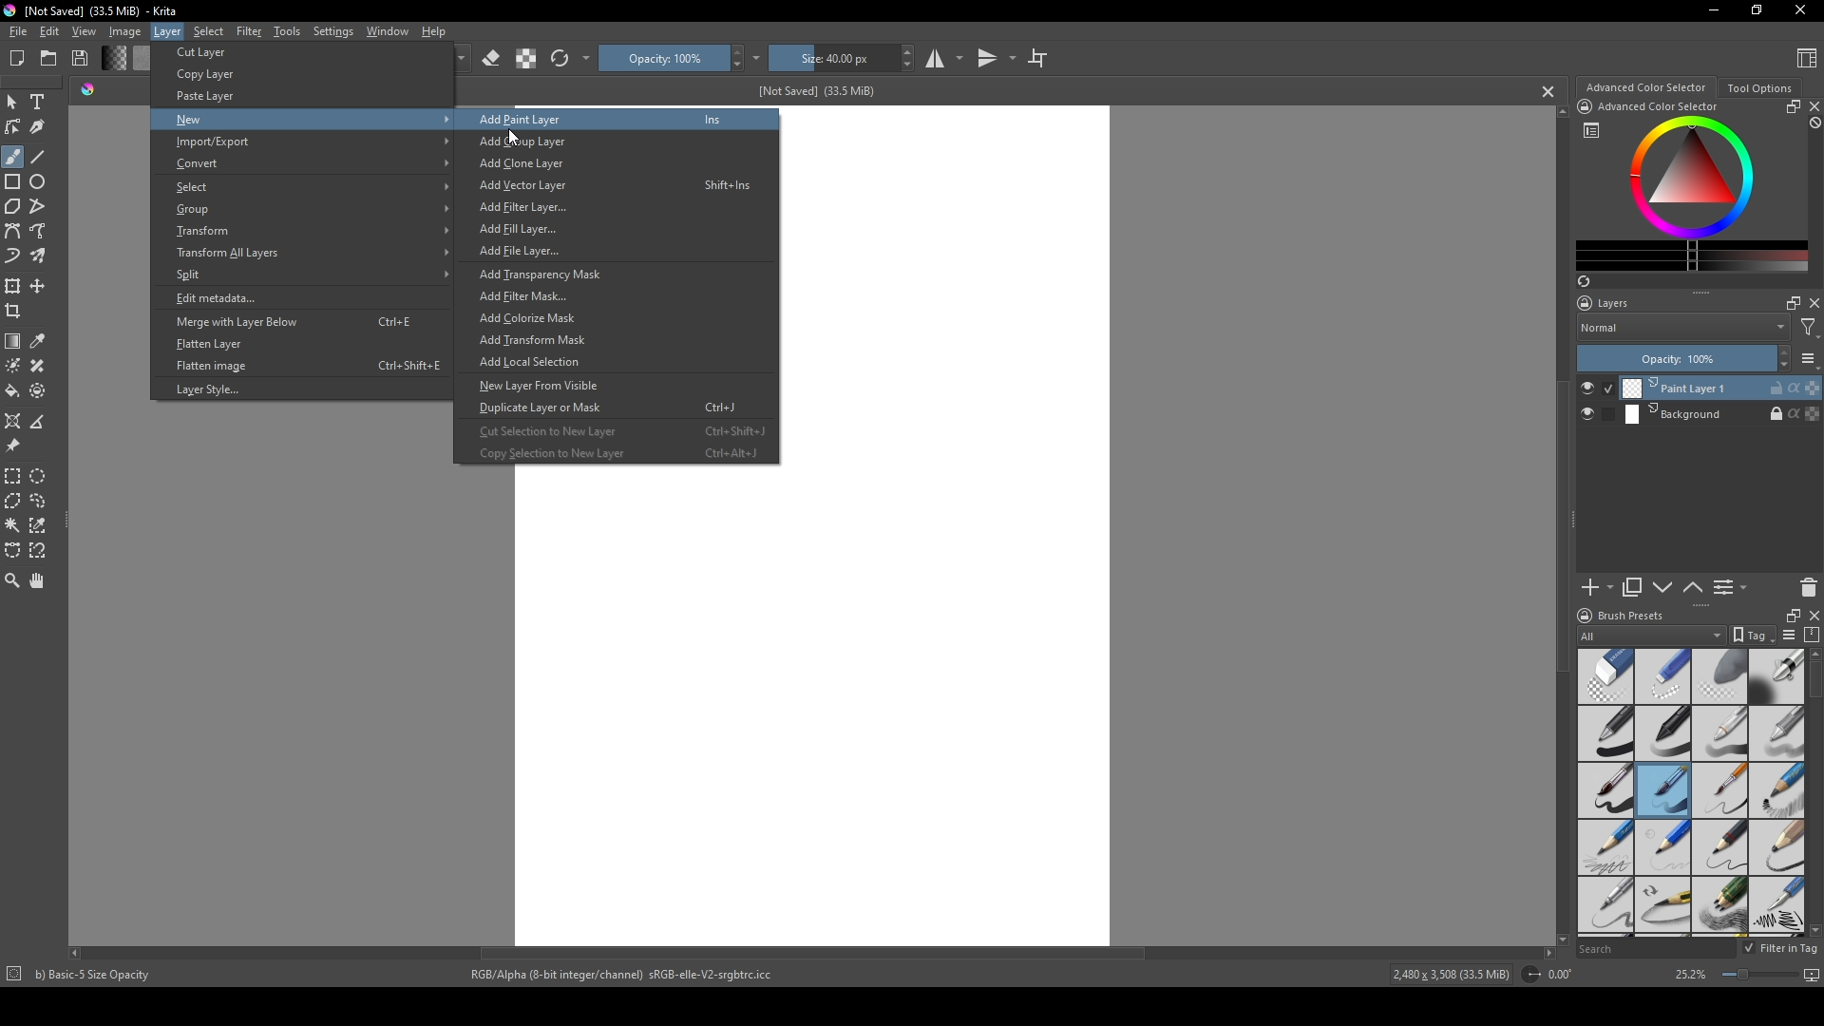  What do you see at coordinates (615, 120) in the screenshot?
I see `Add Paint Layer ` at bounding box center [615, 120].